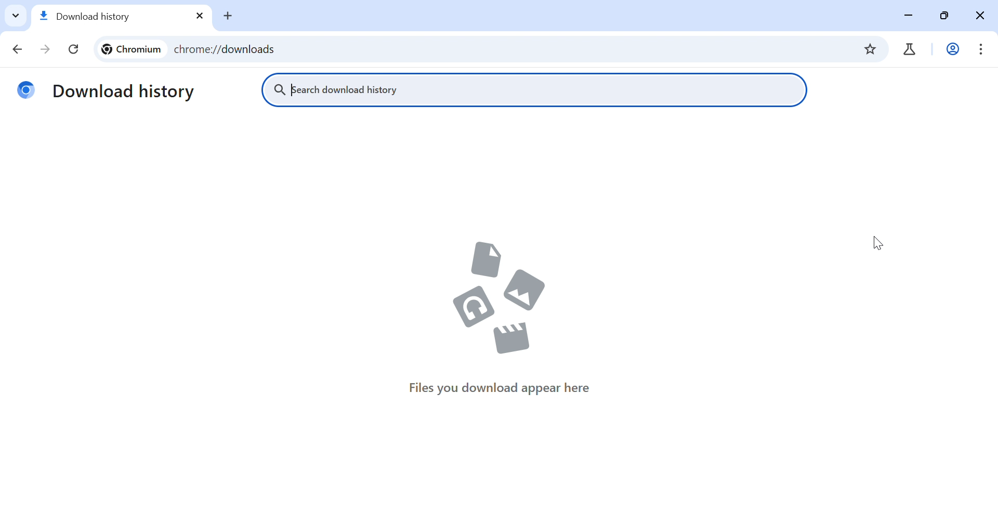  I want to click on Work, so click(953, 50).